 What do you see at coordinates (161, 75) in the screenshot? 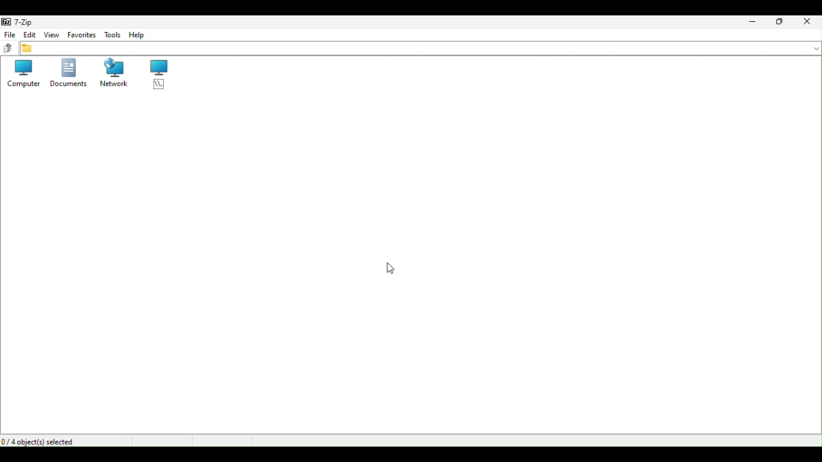
I see `root` at bounding box center [161, 75].